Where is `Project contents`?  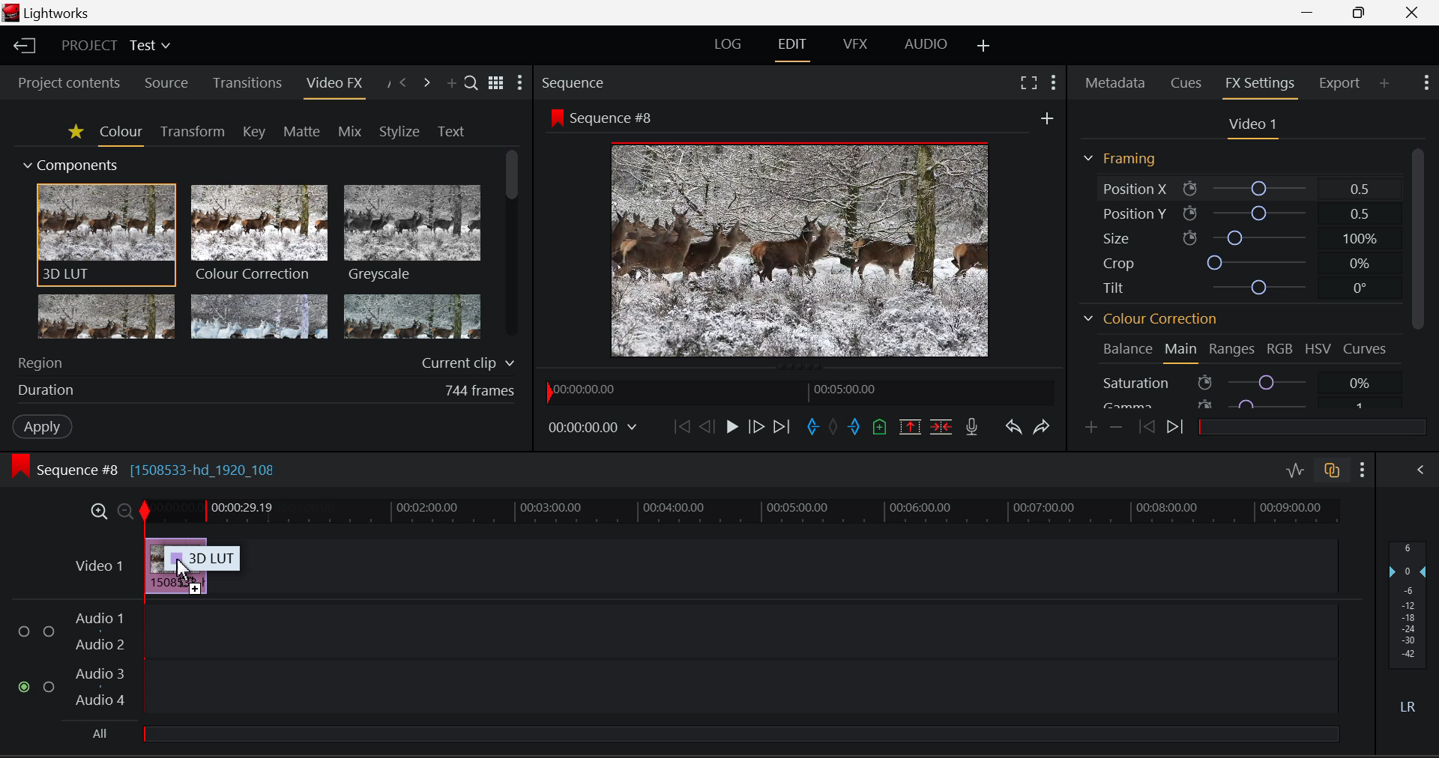 Project contents is located at coordinates (68, 85).